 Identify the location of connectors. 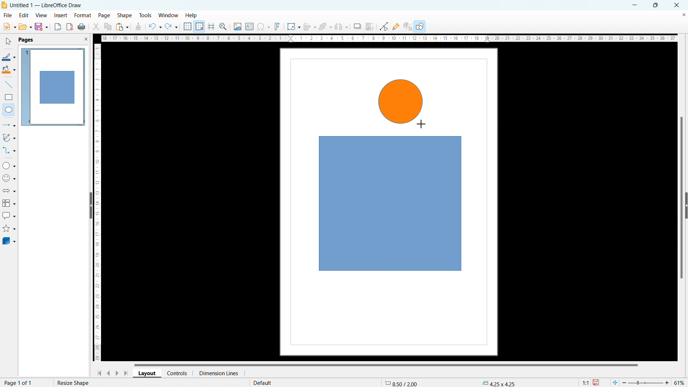
(9, 150).